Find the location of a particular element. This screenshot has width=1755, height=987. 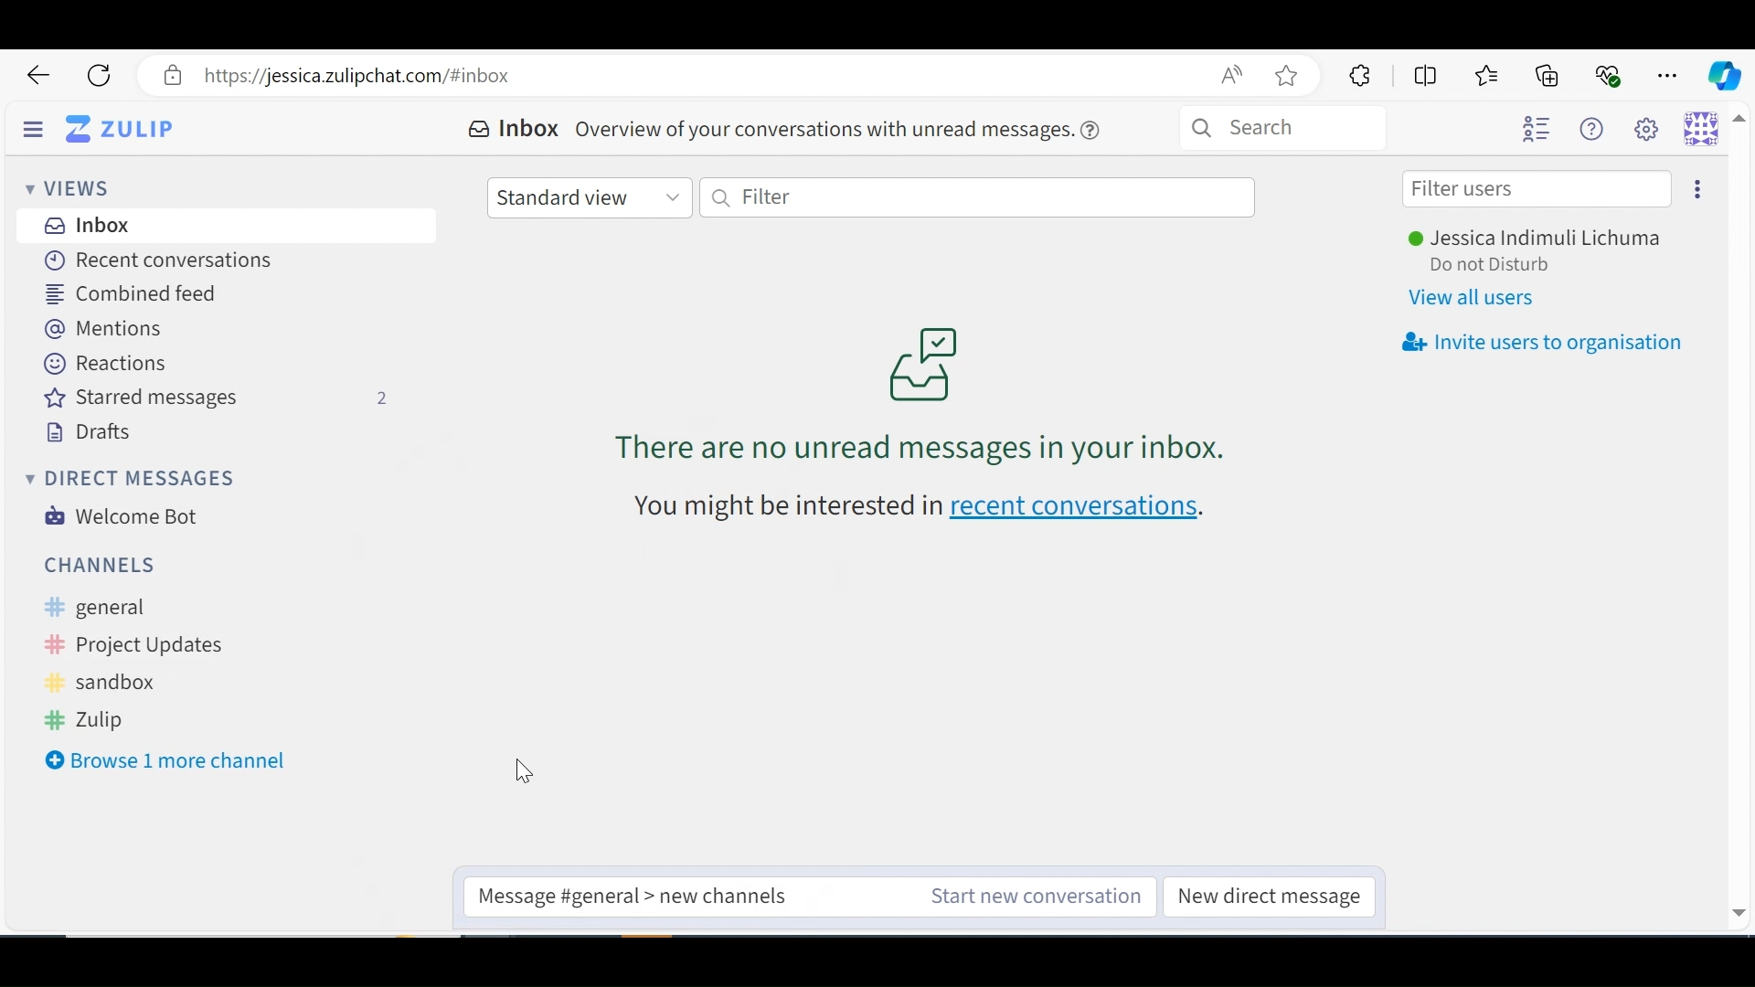

Extensions is located at coordinates (1357, 76).